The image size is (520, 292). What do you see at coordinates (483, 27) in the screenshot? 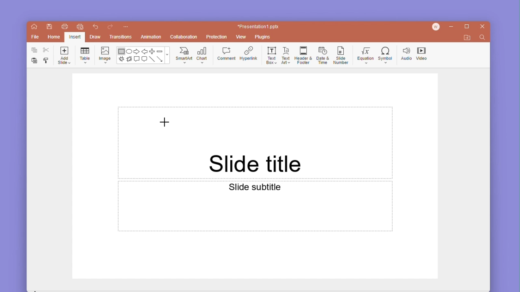
I see `close` at bounding box center [483, 27].